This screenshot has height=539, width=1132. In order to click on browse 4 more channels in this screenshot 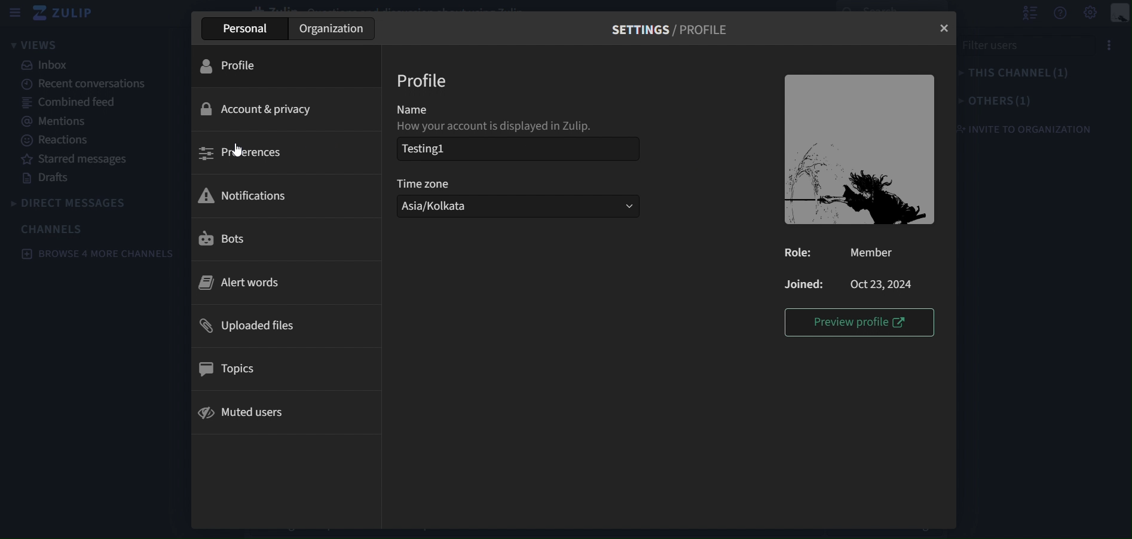, I will do `click(97, 253)`.